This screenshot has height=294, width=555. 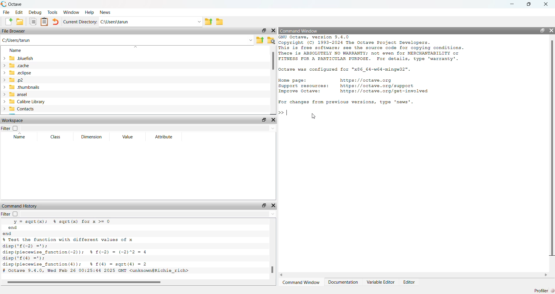 What do you see at coordinates (10, 129) in the screenshot?
I see `Filter` at bounding box center [10, 129].